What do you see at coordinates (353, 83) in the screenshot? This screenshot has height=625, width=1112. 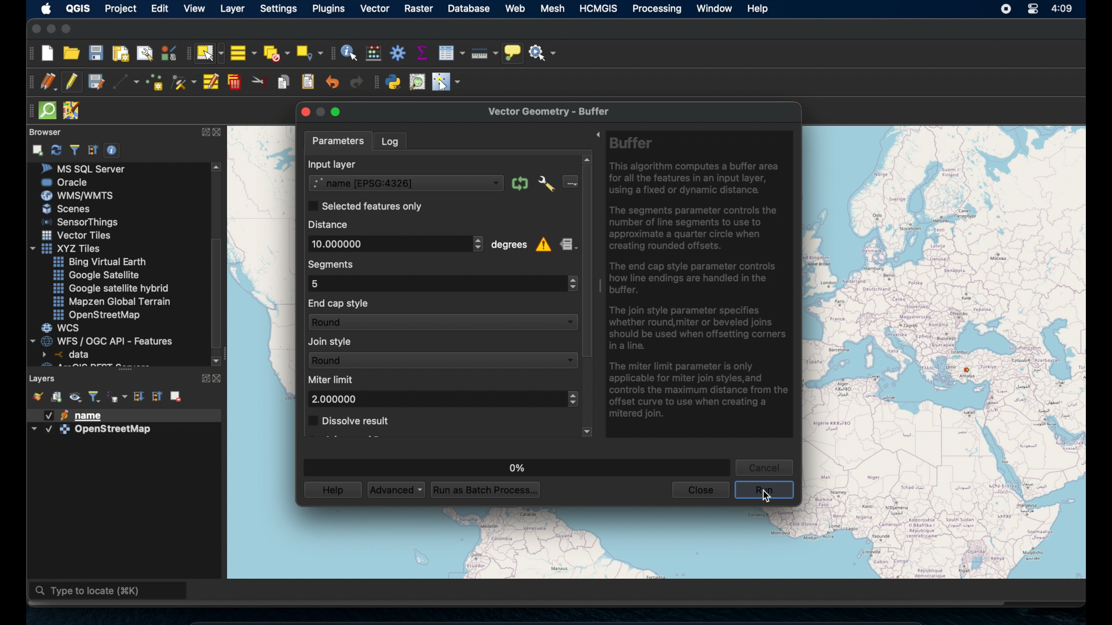 I see `redo` at bounding box center [353, 83].